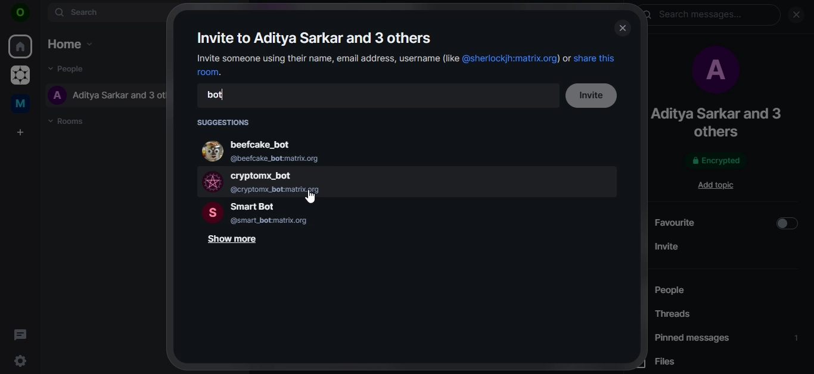 The image size is (814, 374). I want to click on aditya sarkar and 3 others, so click(110, 95).